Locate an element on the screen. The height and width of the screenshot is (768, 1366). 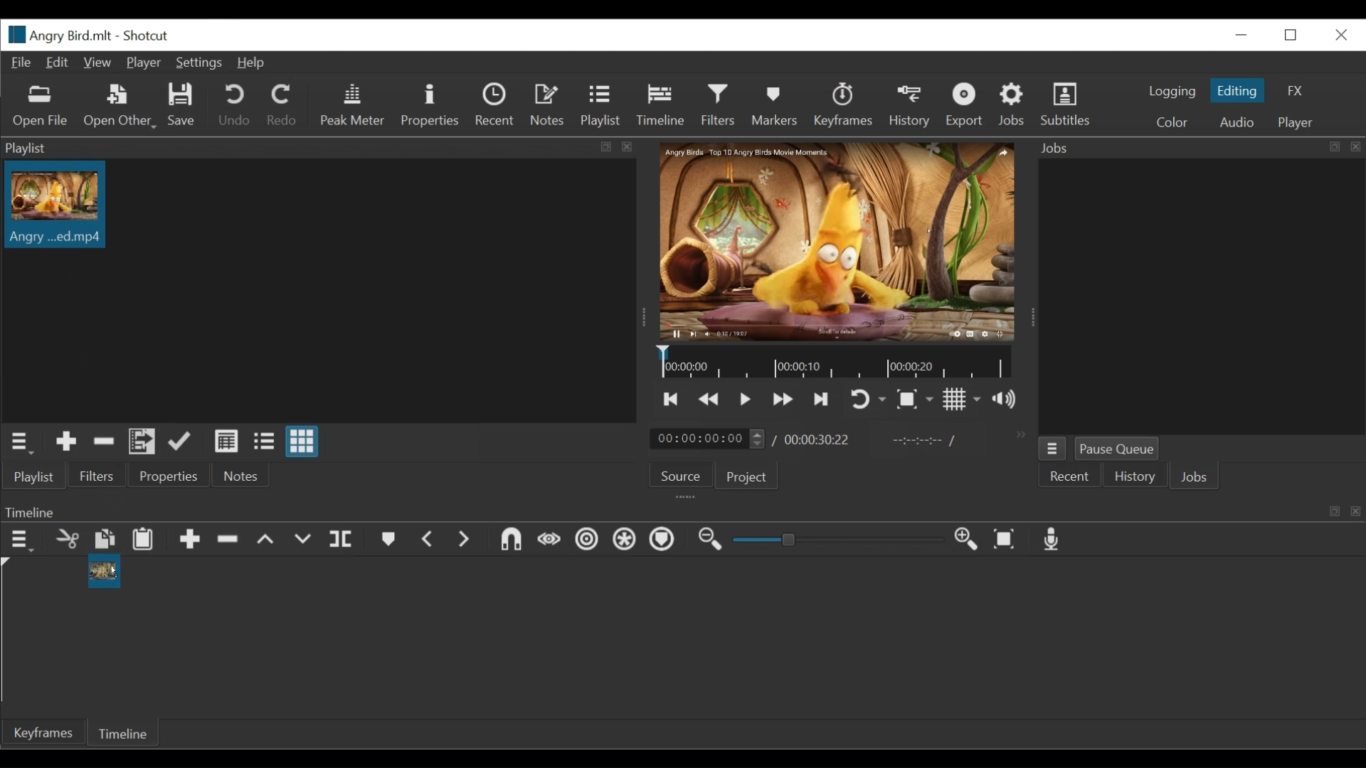
Toggle play or pause (space) is located at coordinates (744, 398).